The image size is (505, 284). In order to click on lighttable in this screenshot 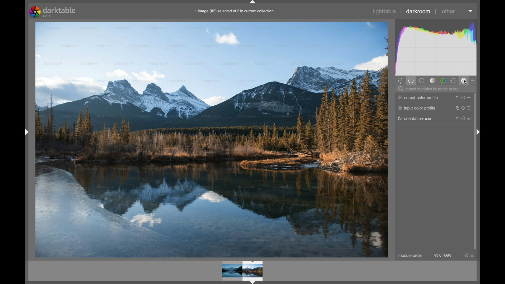, I will do `click(385, 12)`.